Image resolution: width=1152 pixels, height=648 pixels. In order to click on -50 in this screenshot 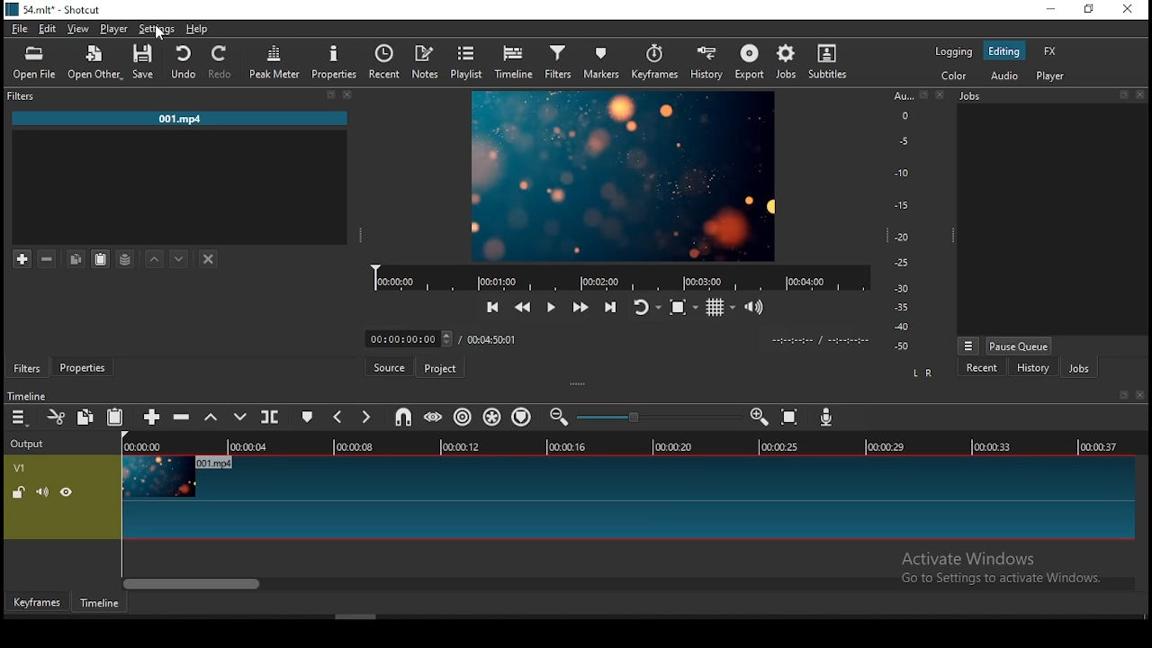, I will do `click(902, 346)`.